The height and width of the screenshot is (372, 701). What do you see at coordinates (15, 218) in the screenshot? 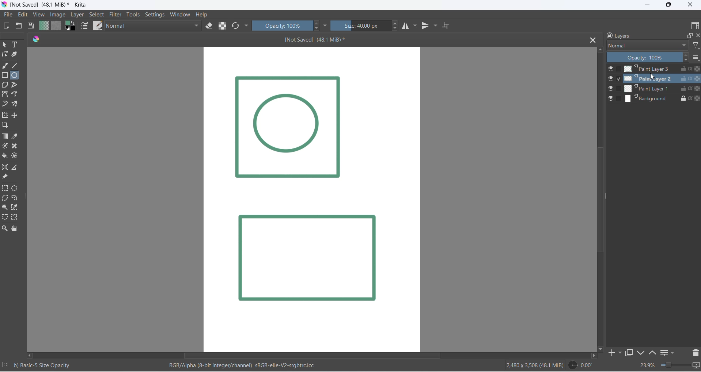
I see `magnetic curve selection tool` at bounding box center [15, 218].